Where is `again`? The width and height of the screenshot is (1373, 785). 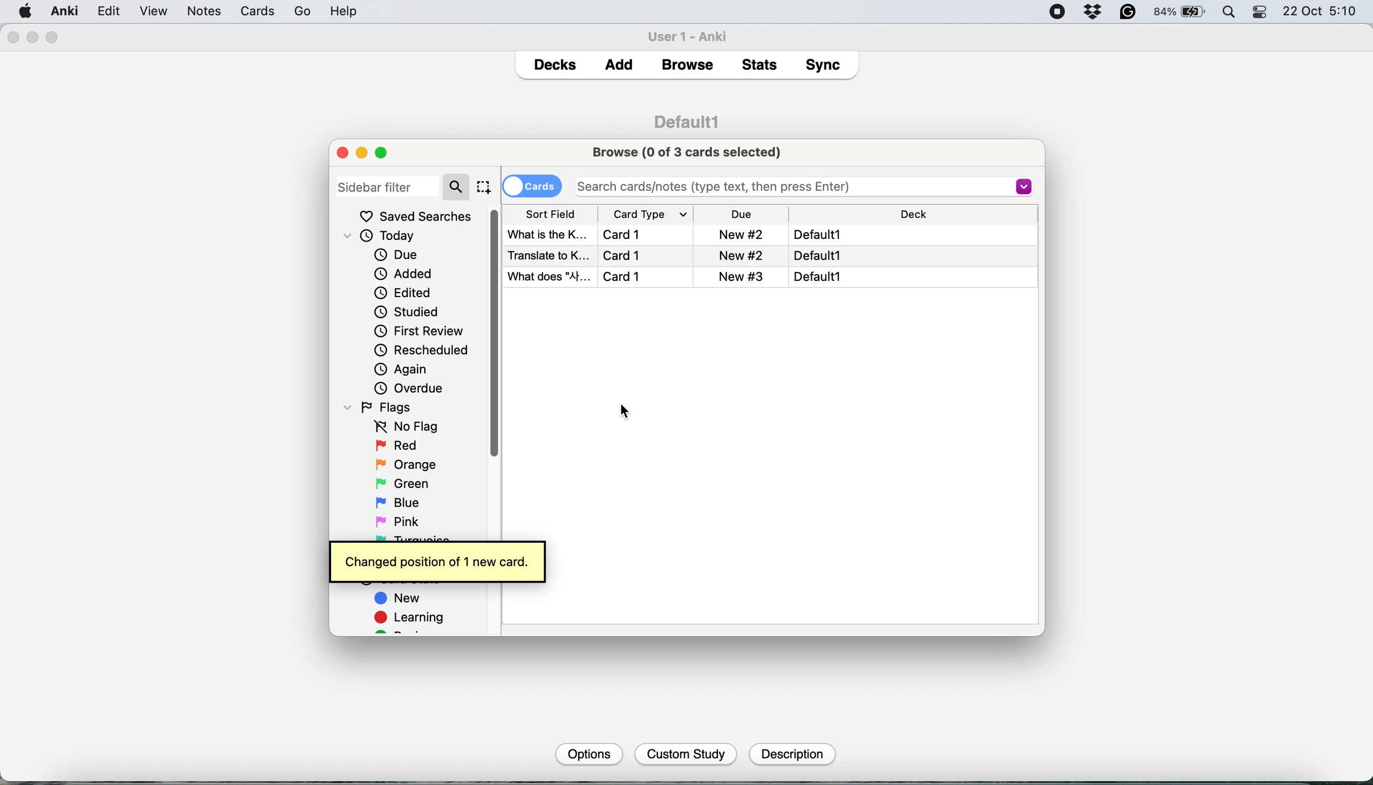
again is located at coordinates (401, 369).